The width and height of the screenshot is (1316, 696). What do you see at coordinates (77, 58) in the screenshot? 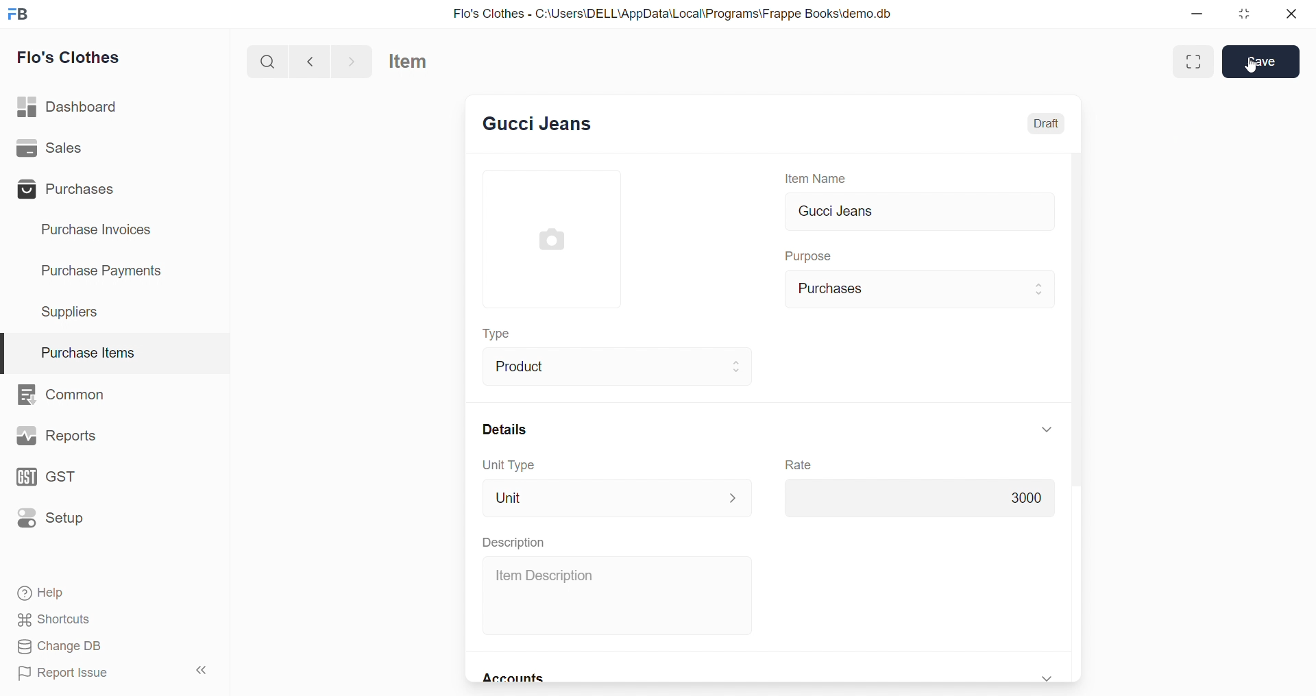
I see `Flo's Clothes` at bounding box center [77, 58].